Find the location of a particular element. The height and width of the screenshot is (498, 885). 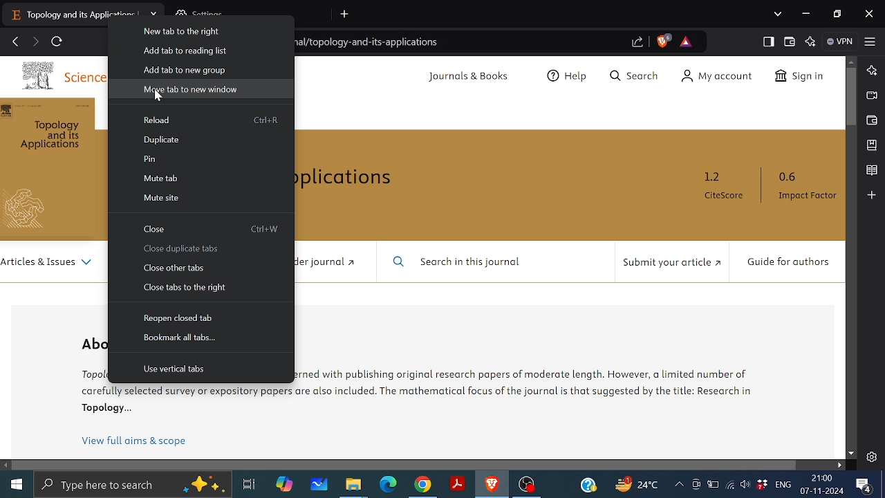

Show sidebar is located at coordinates (769, 41).